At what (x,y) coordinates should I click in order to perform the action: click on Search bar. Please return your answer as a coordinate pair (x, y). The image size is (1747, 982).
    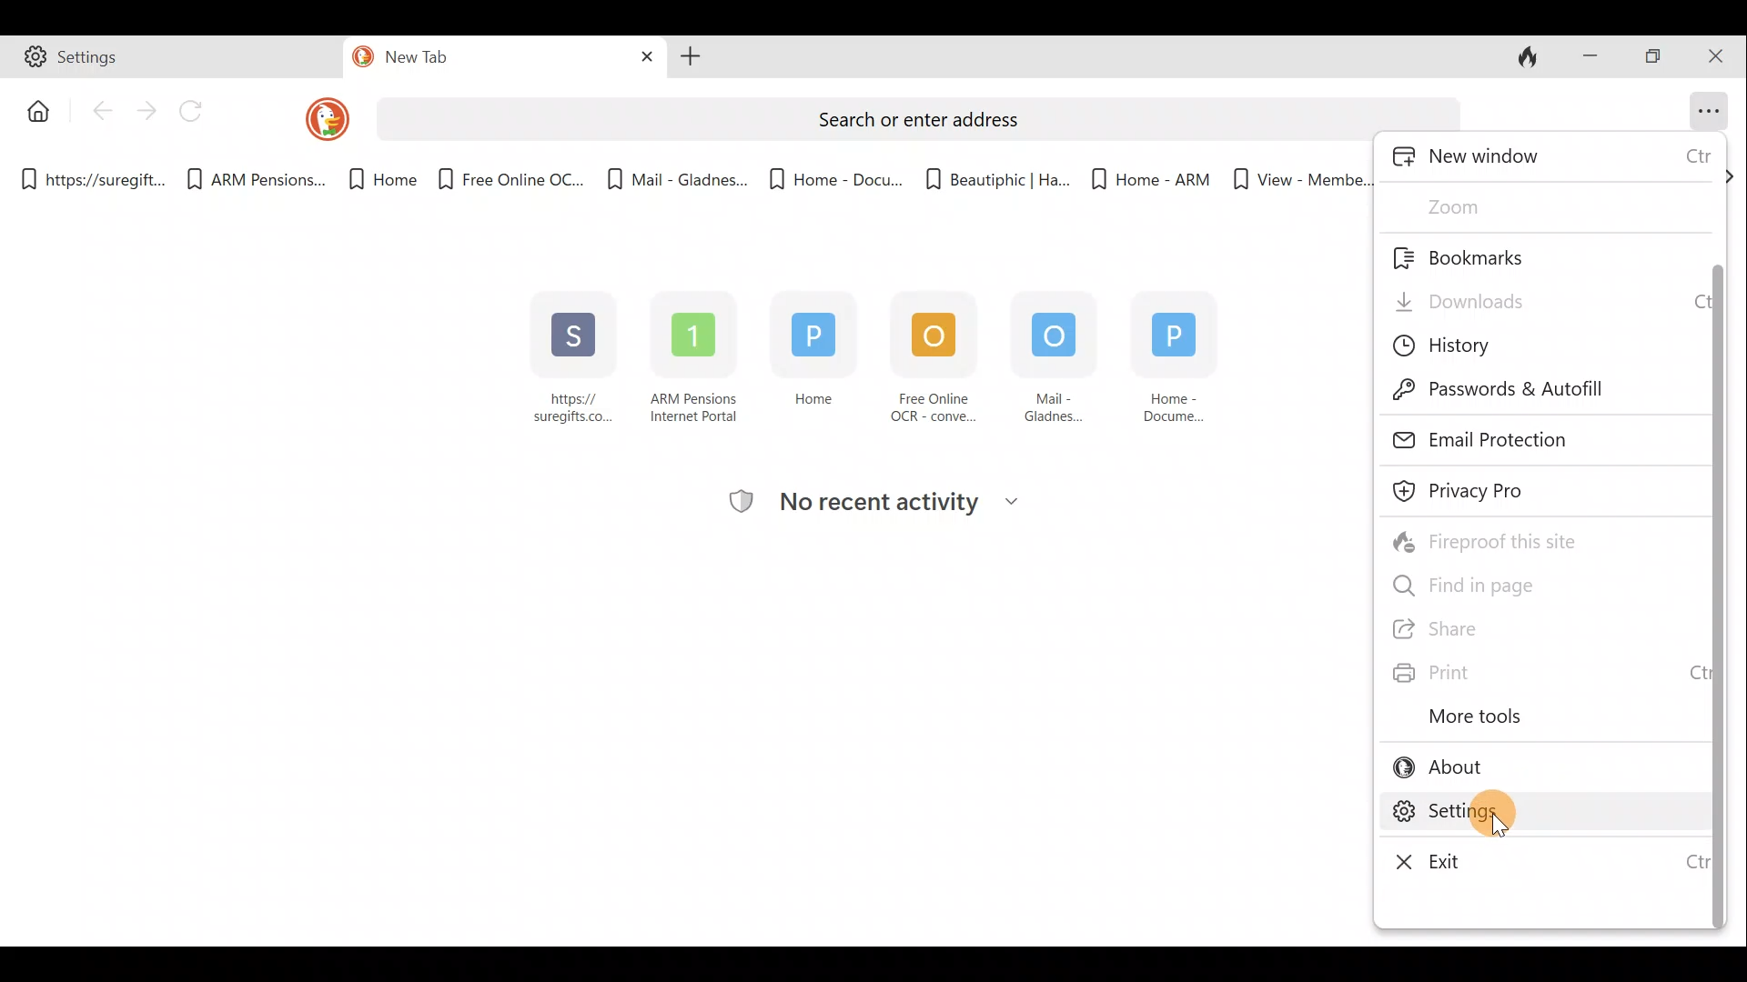
    Looking at the image, I should click on (921, 118).